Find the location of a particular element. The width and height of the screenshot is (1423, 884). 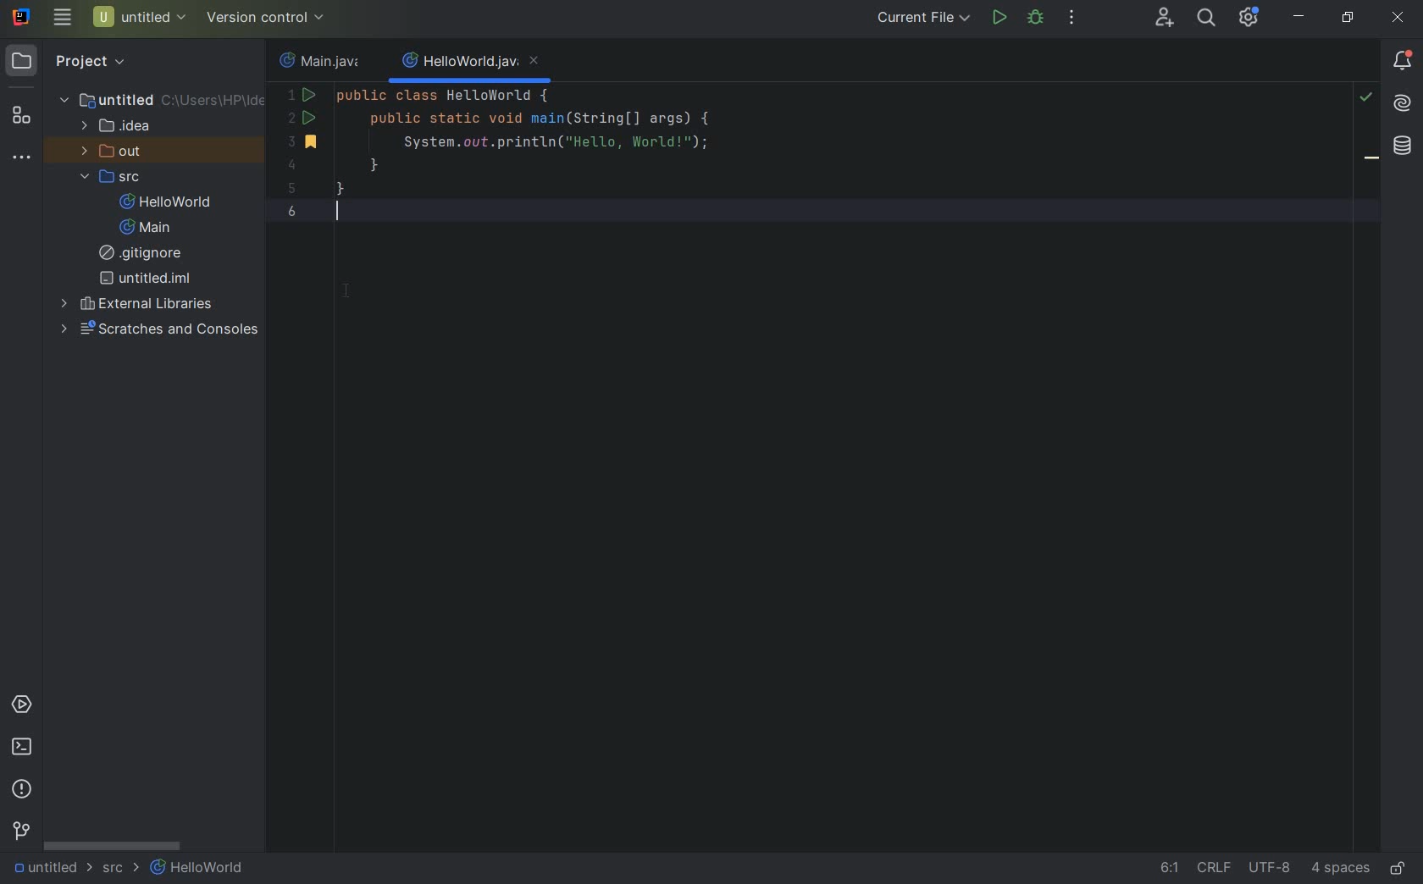

indent is located at coordinates (1340, 870).